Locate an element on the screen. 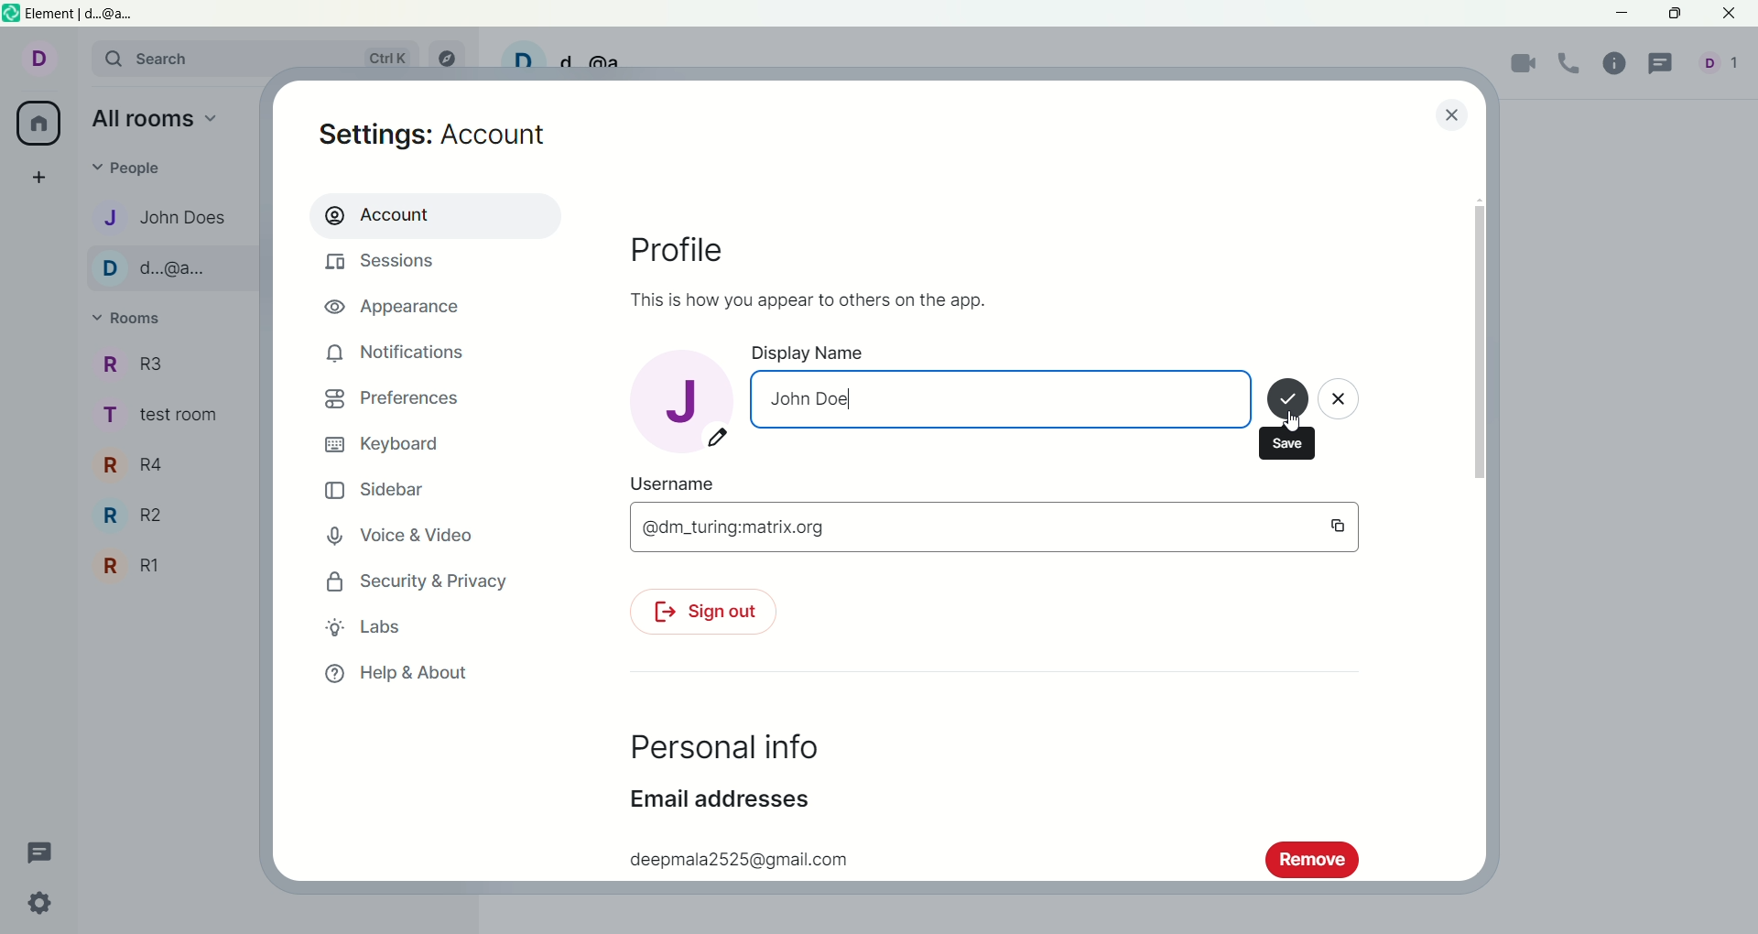  cursor is located at coordinates (851, 401).